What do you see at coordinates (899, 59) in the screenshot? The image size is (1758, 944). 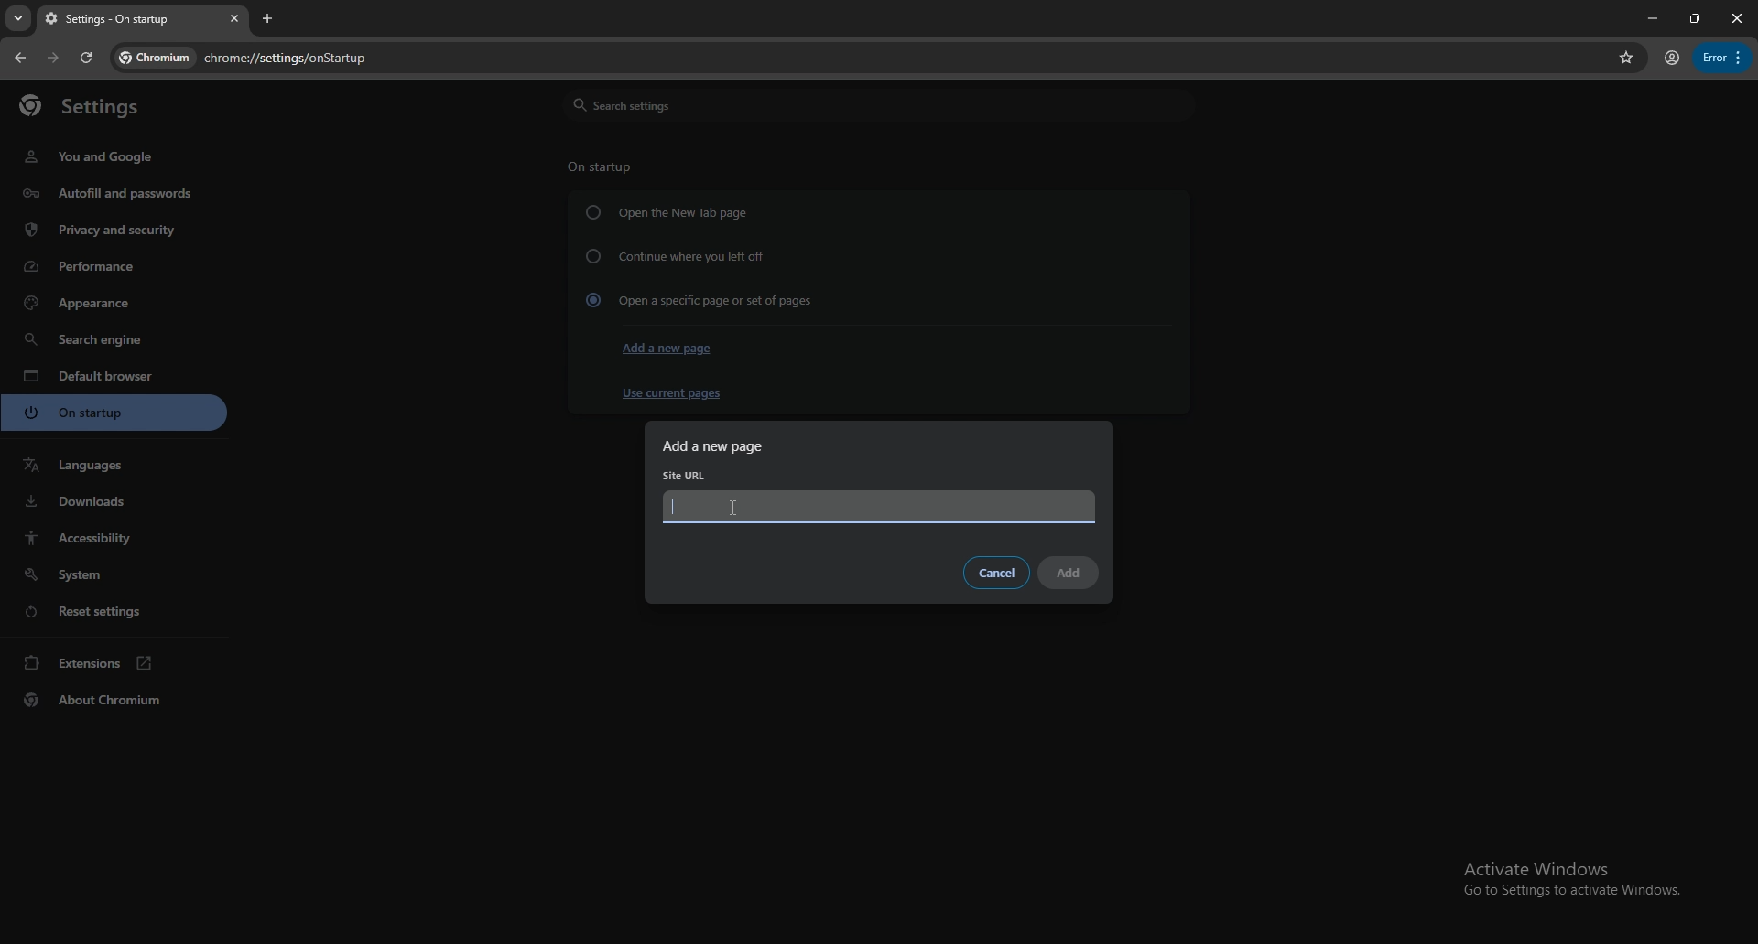 I see `search bar` at bounding box center [899, 59].